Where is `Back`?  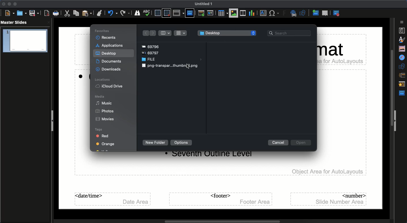
Back is located at coordinates (145, 33).